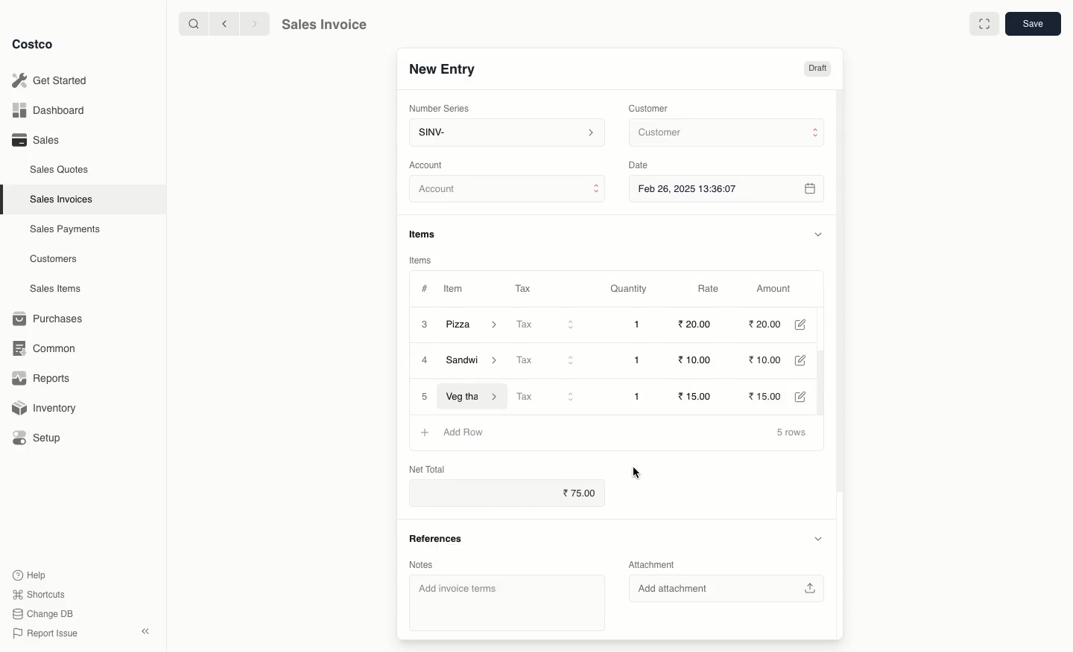 This screenshot has height=652, width=1073. What do you see at coordinates (547, 325) in the screenshot?
I see `Tax` at bounding box center [547, 325].